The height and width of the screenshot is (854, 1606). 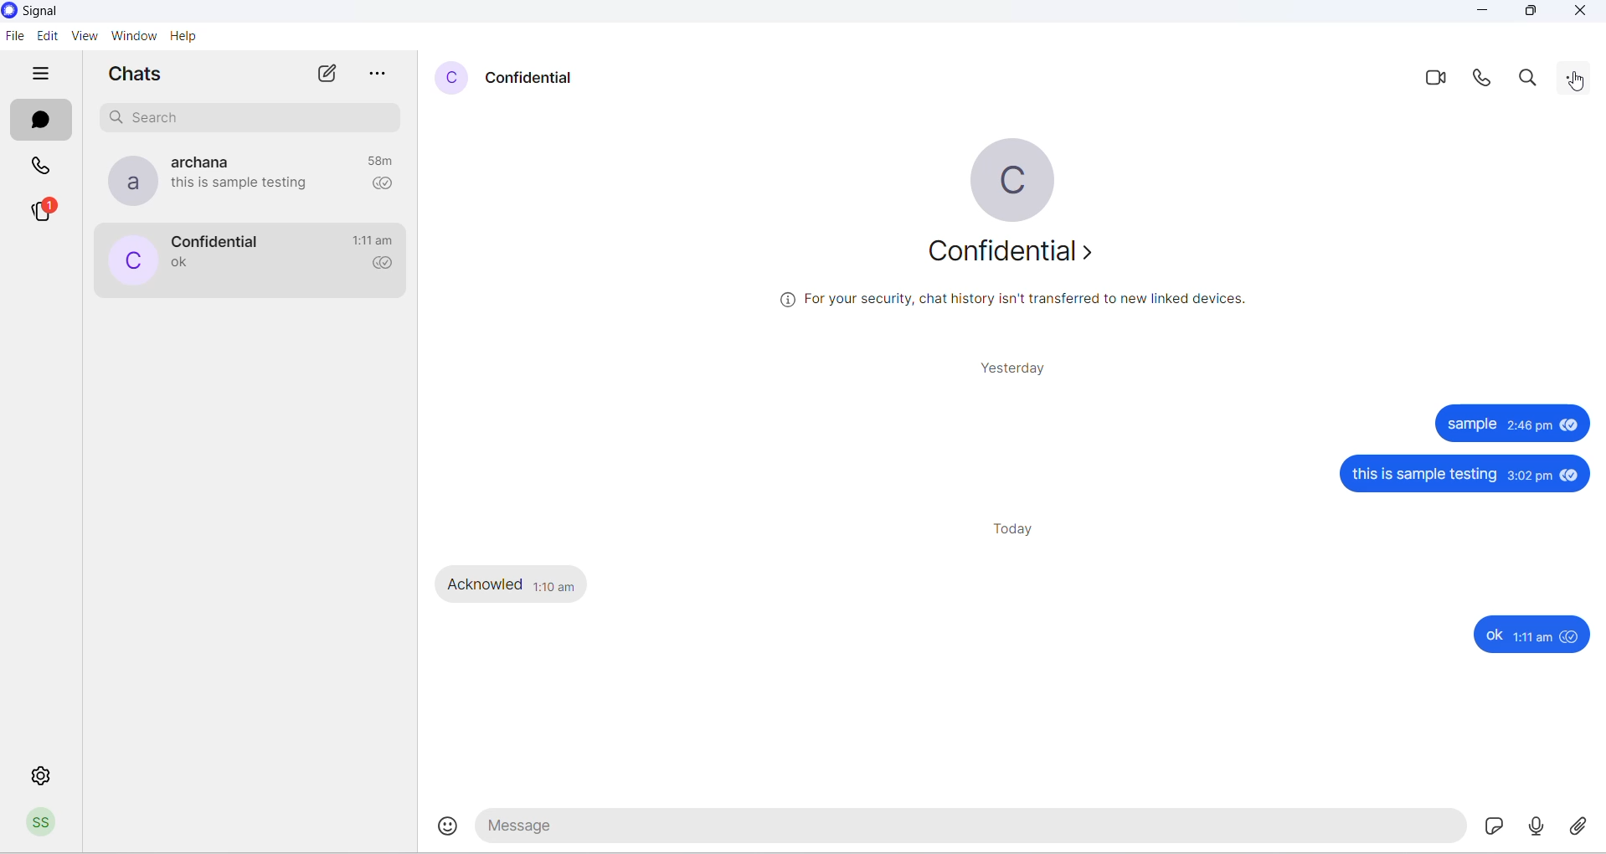 I want to click on seen, so click(x=1569, y=635).